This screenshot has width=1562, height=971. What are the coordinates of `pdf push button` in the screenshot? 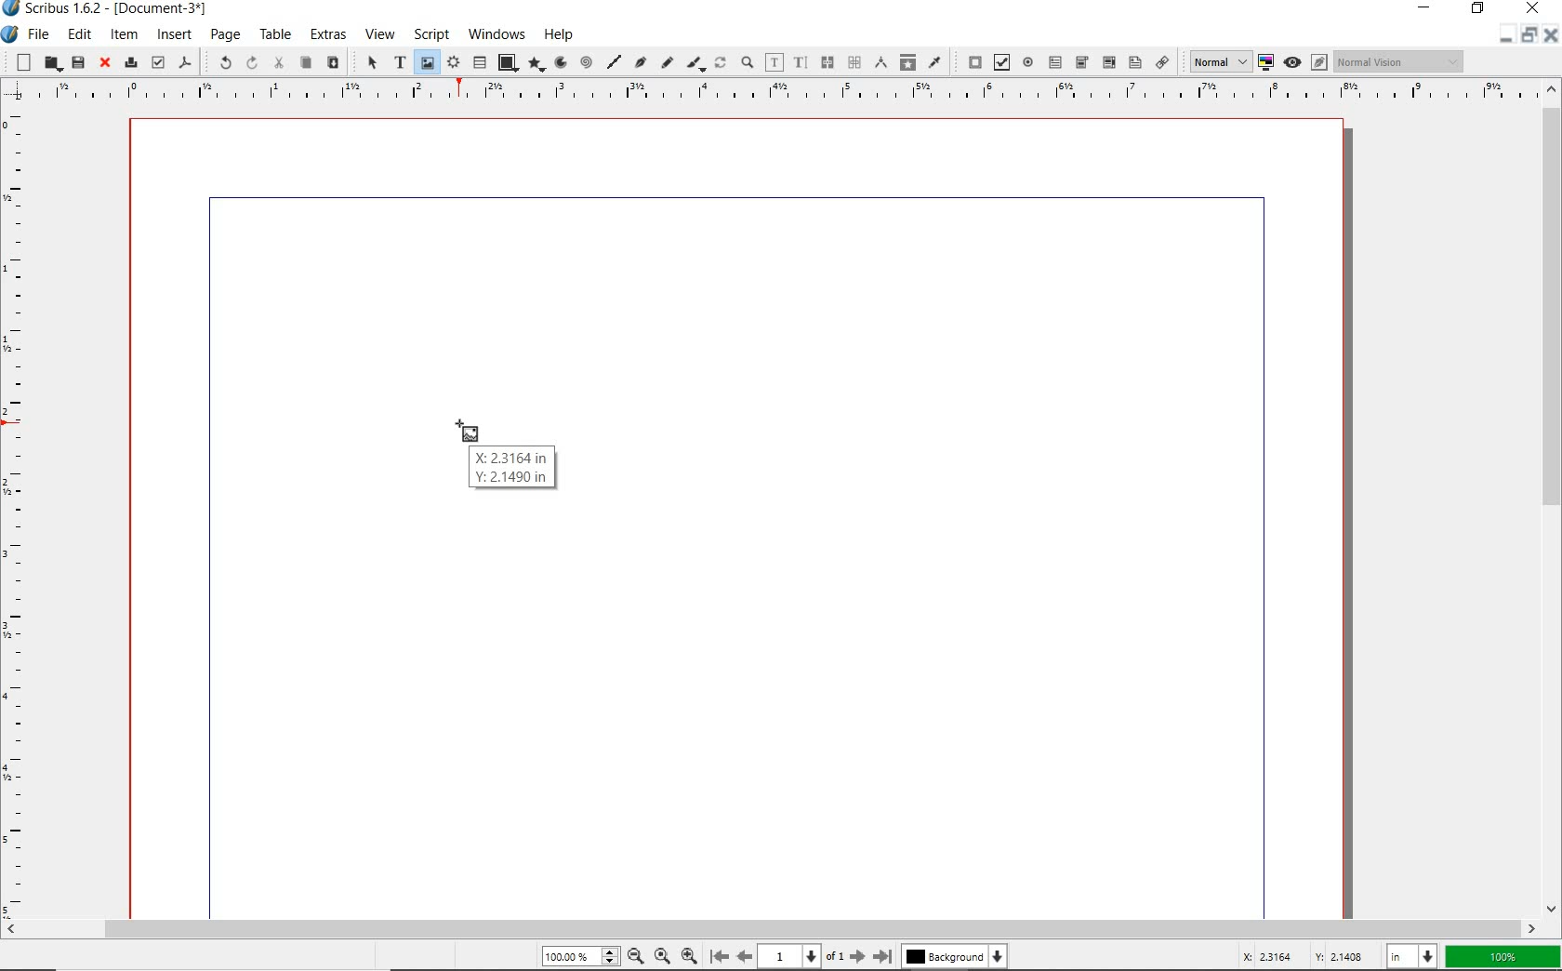 It's located at (970, 61).